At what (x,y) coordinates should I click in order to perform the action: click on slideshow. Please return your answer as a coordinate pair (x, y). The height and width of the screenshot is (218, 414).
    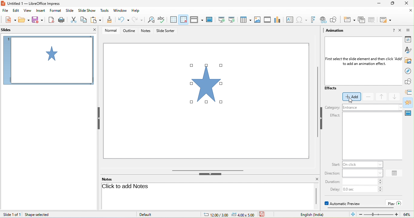
    Looking at the image, I should click on (87, 11).